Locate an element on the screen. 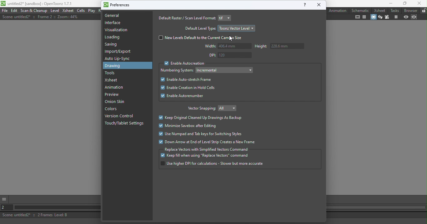 Image resolution: width=427 pixels, height=224 pixels. Enable auto search frame is located at coordinates (186, 80).